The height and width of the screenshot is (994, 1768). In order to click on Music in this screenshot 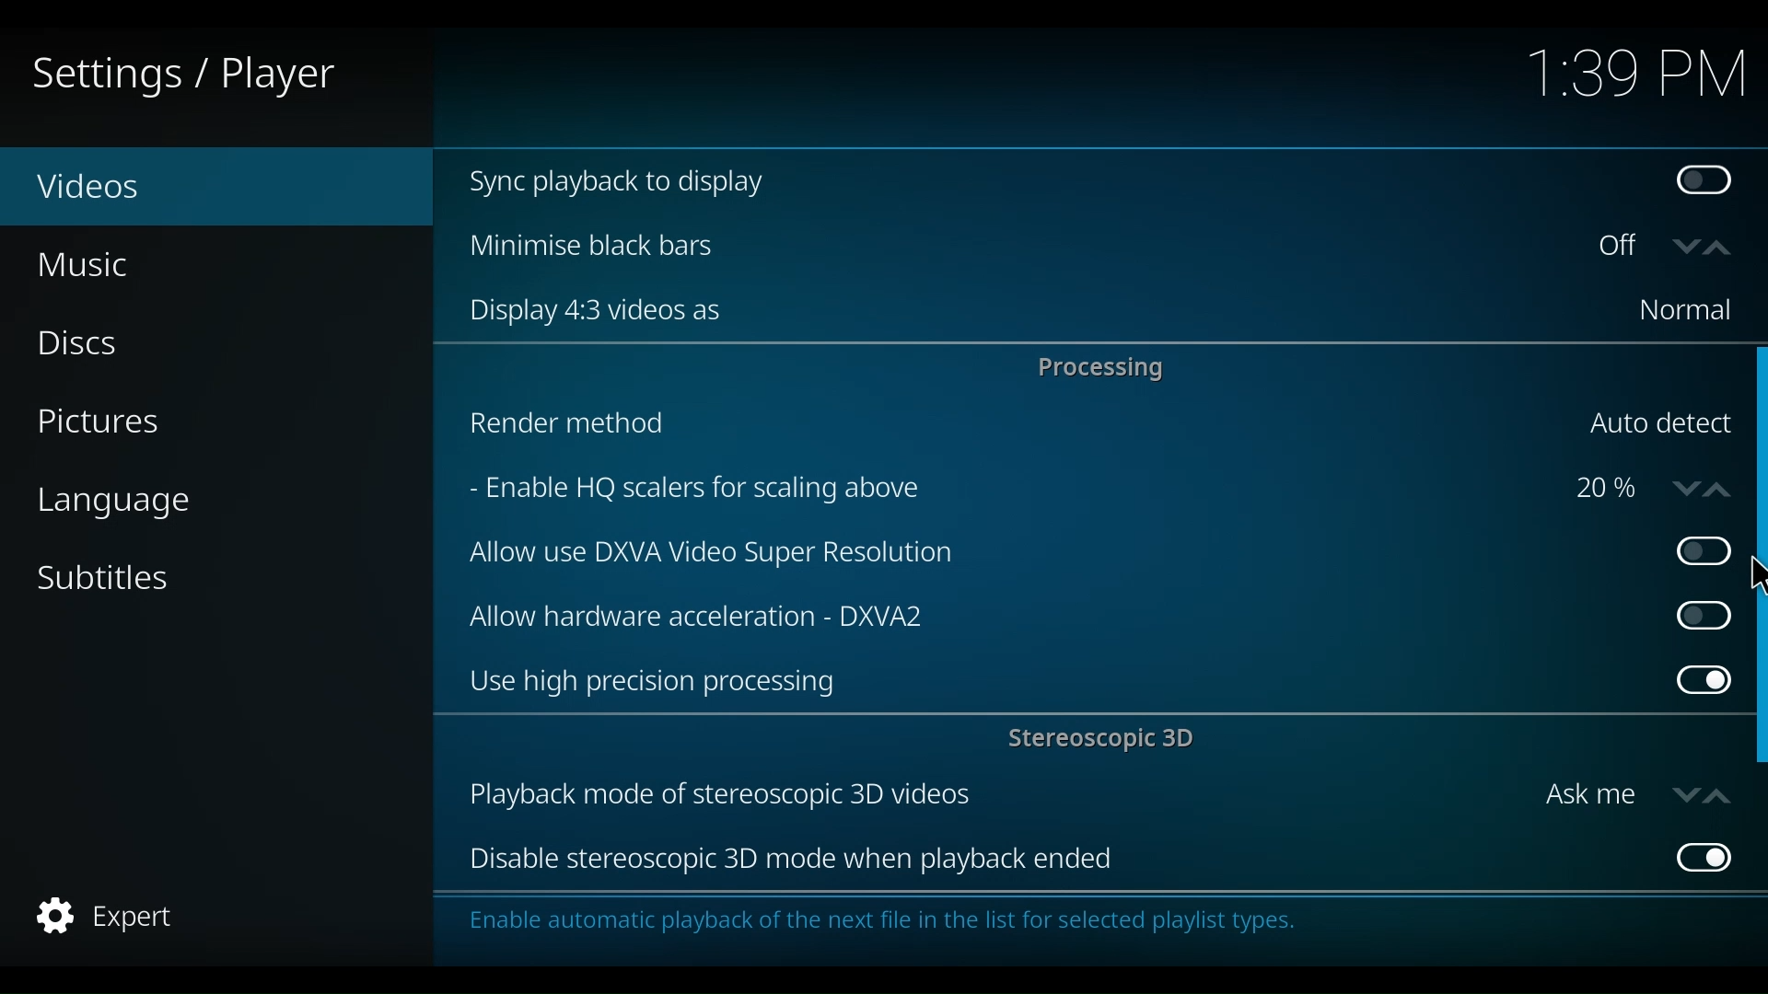, I will do `click(87, 264)`.